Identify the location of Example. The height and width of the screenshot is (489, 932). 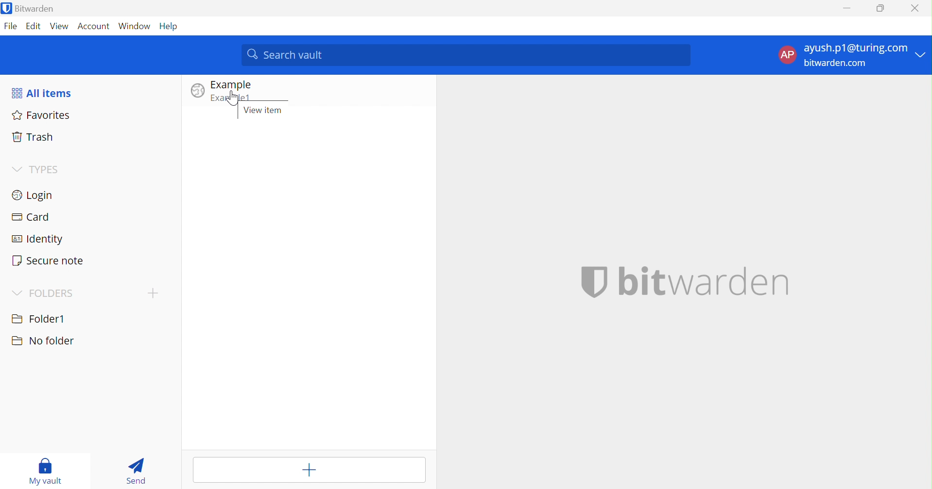
(233, 85).